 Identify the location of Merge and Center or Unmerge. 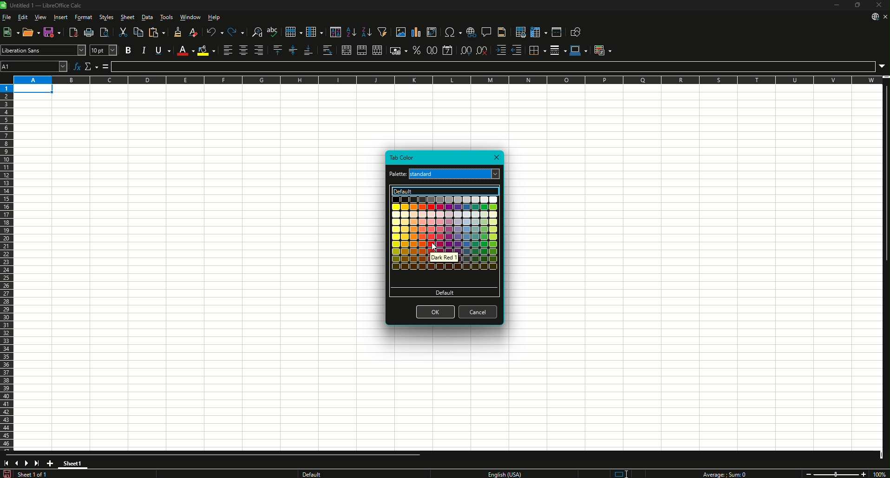
(346, 50).